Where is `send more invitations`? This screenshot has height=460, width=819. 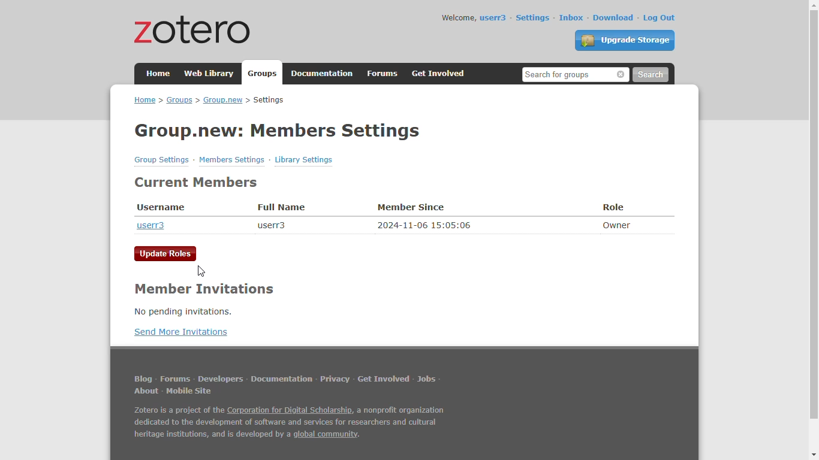
send more invitations is located at coordinates (180, 332).